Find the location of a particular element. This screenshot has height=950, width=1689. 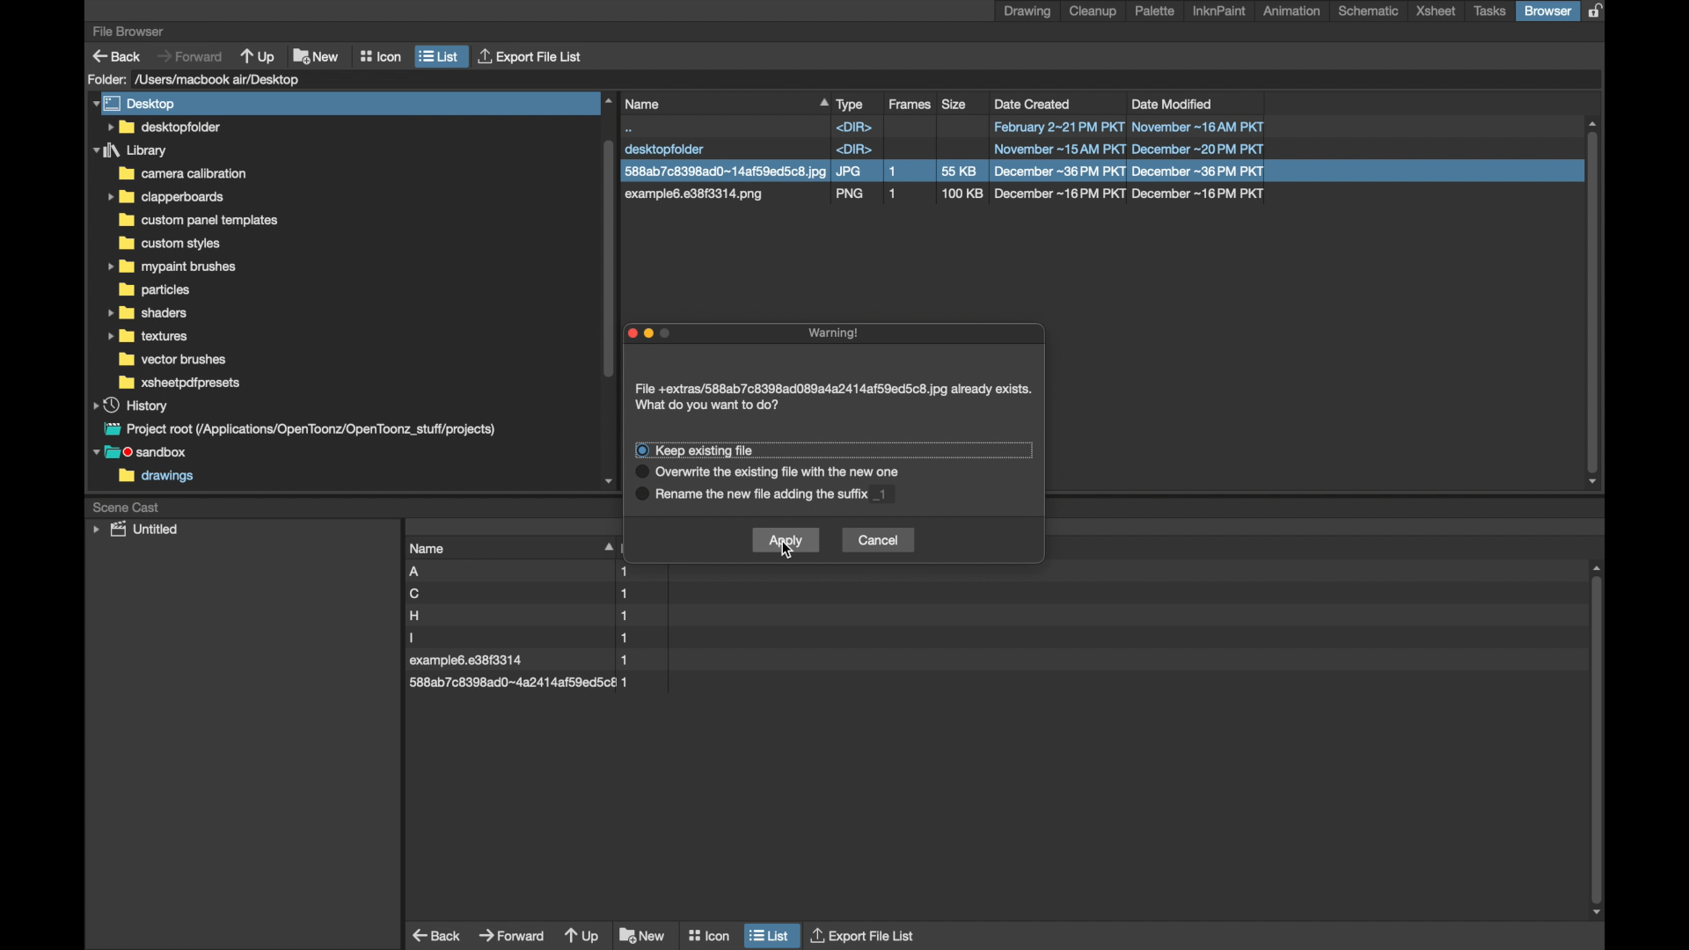

folder is located at coordinates (202, 220).